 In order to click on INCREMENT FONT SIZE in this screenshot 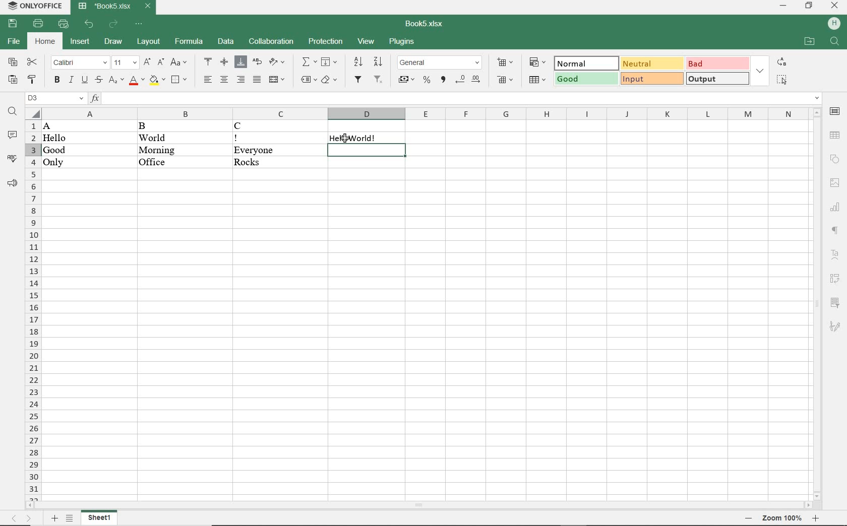, I will do `click(148, 63)`.